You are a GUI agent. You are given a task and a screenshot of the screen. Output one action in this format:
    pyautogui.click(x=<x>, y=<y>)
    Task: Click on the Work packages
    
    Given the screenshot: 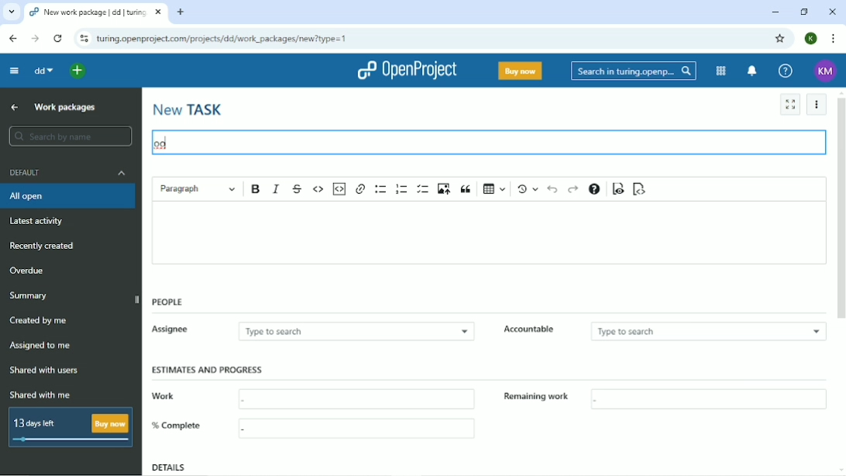 What is the action you would take?
    pyautogui.click(x=64, y=107)
    